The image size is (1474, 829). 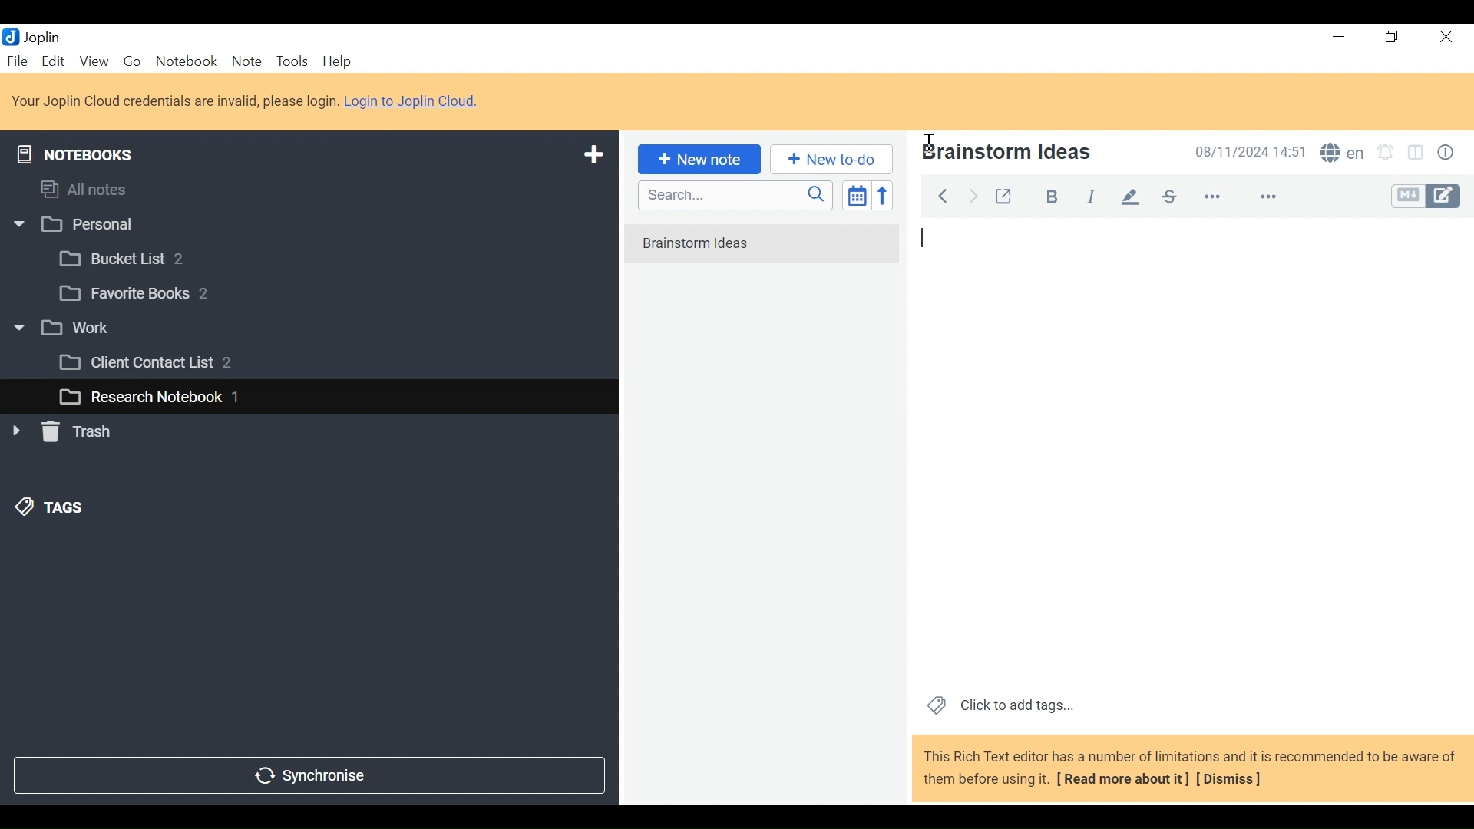 I want to click on feature options, so click(x=1275, y=198).